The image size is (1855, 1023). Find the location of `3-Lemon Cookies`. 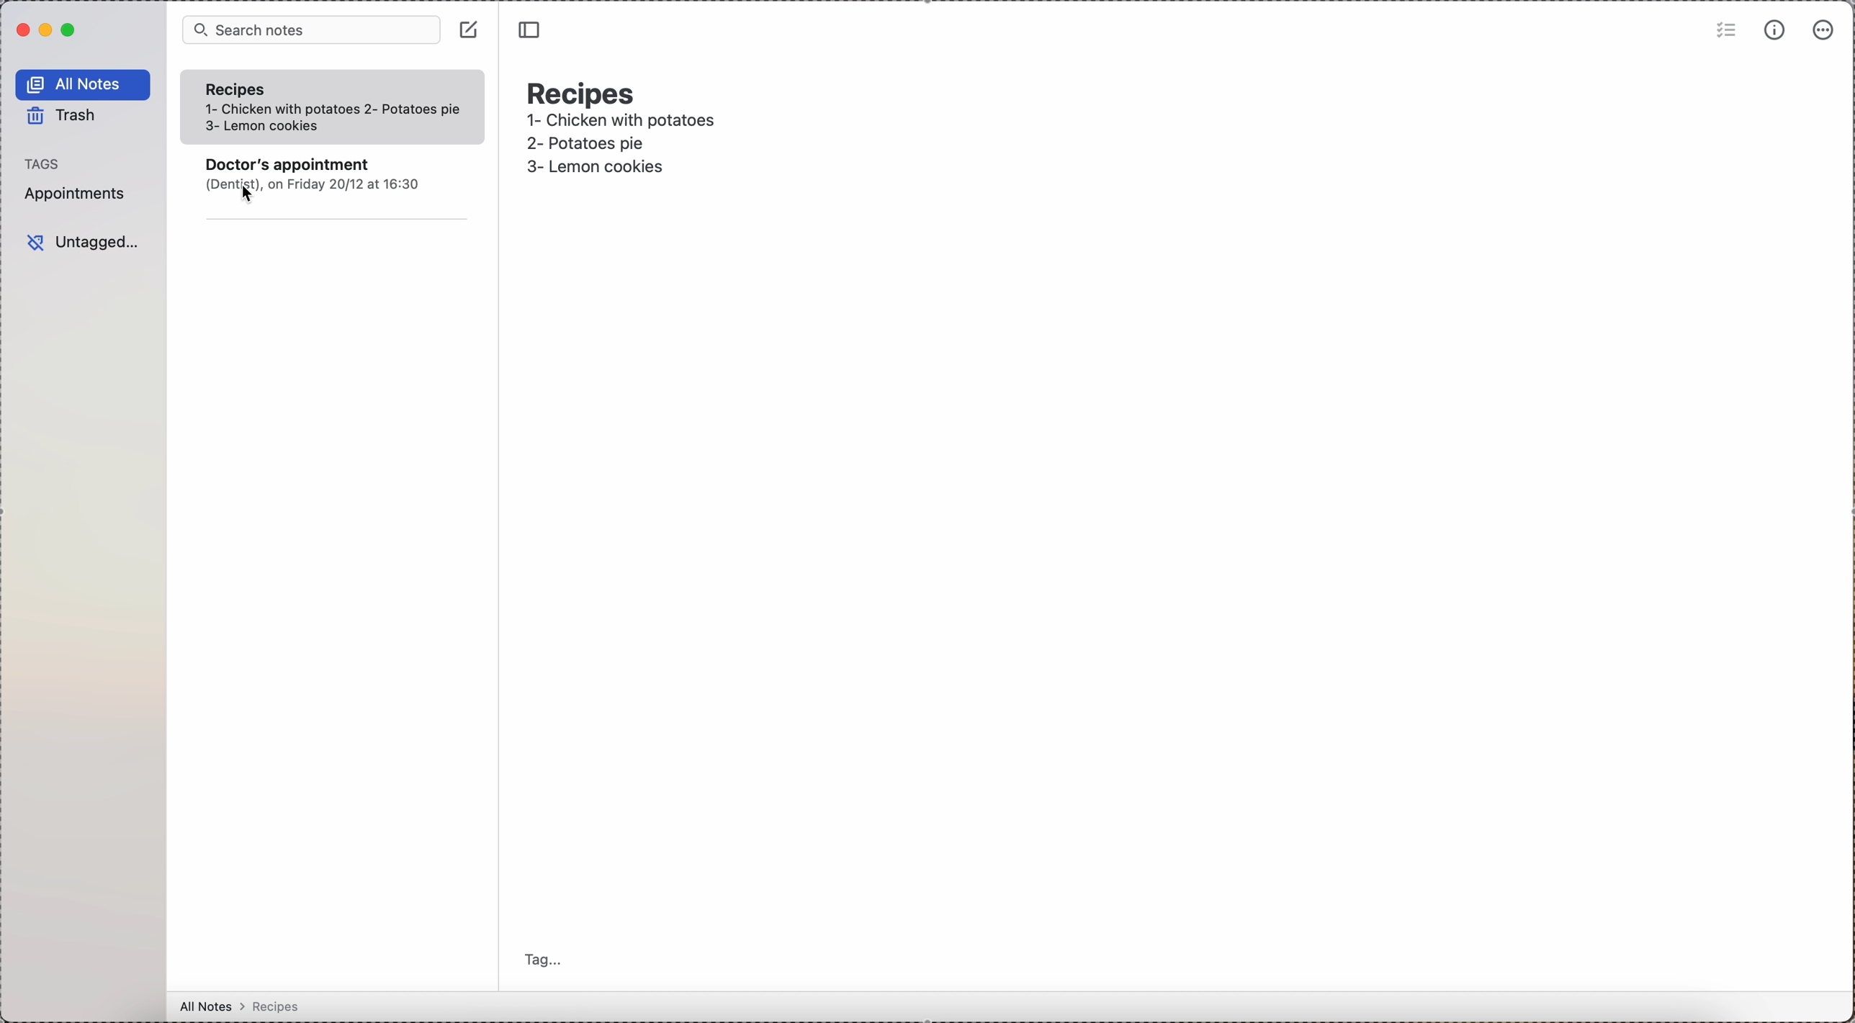

3-Lemon Cookies is located at coordinates (284, 127).